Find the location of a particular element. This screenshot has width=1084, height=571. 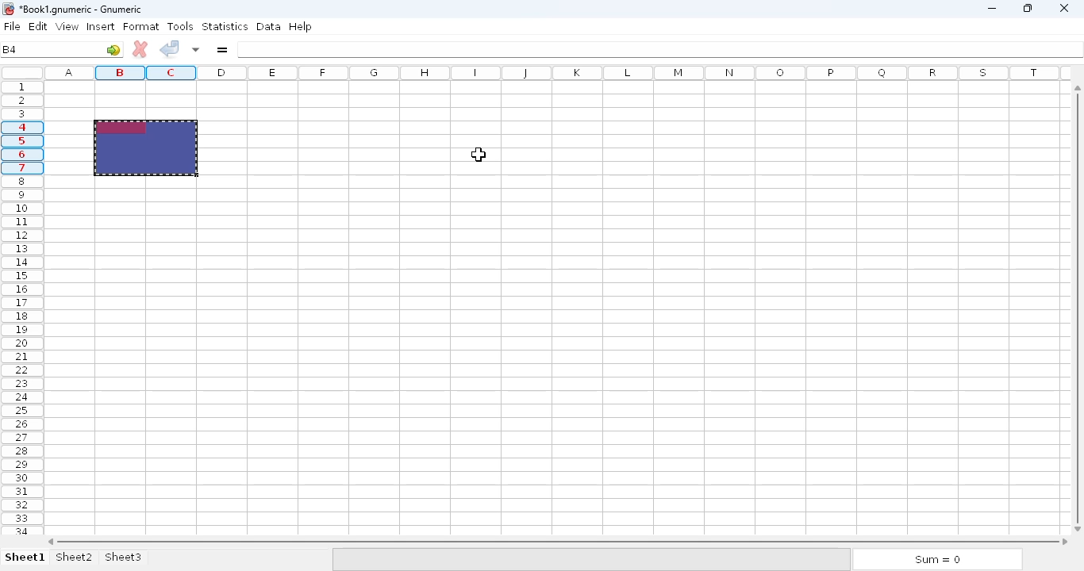

cursor is located at coordinates (479, 155).